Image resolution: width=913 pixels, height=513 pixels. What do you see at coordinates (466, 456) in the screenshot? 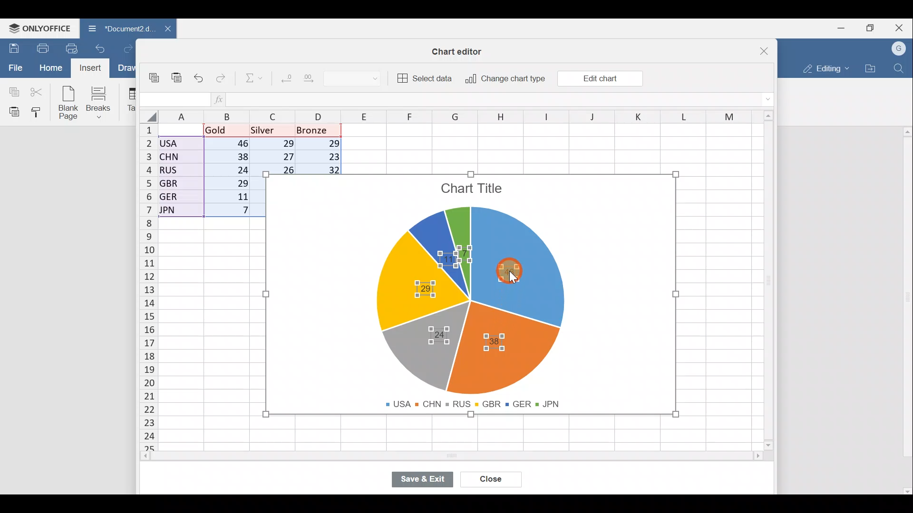
I see `Scroll bar` at bounding box center [466, 456].